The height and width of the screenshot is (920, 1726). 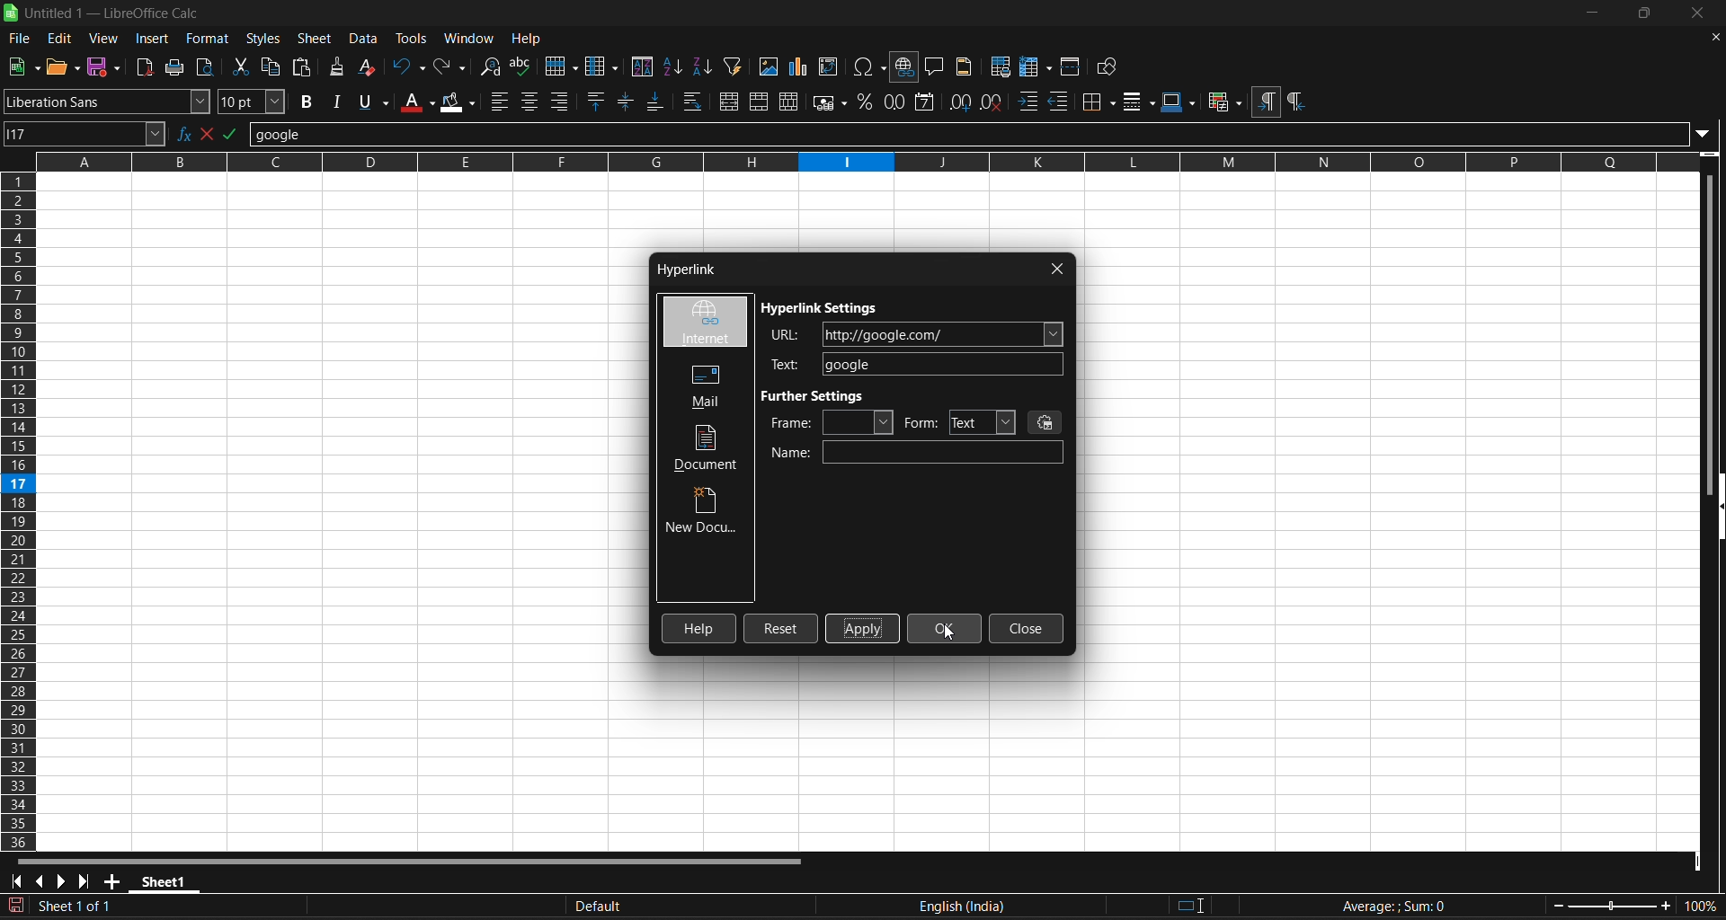 I want to click on function wizard, so click(x=185, y=134).